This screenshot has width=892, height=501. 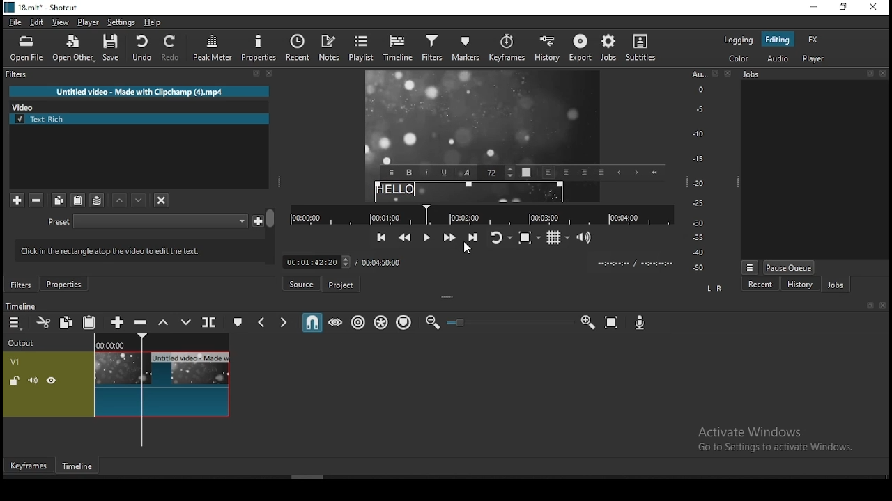 What do you see at coordinates (139, 91) in the screenshot?
I see `Untitled video - Made with Clipchamp (4).mp4` at bounding box center [139, 91].